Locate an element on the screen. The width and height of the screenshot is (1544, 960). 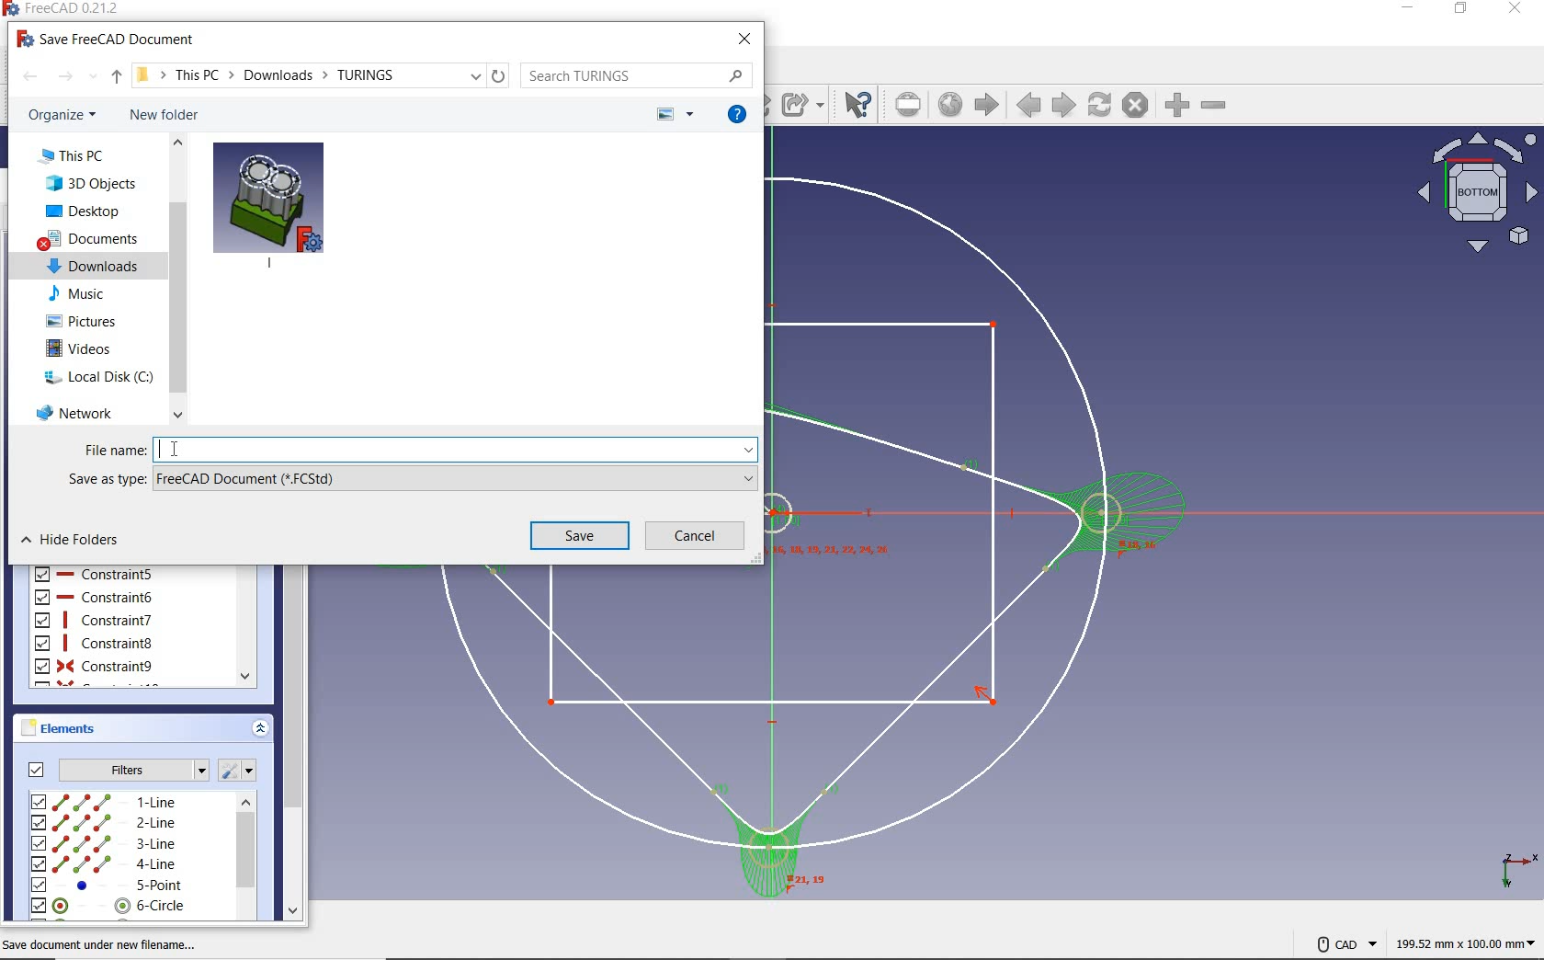
cursor is located at coordinates (176, 448).